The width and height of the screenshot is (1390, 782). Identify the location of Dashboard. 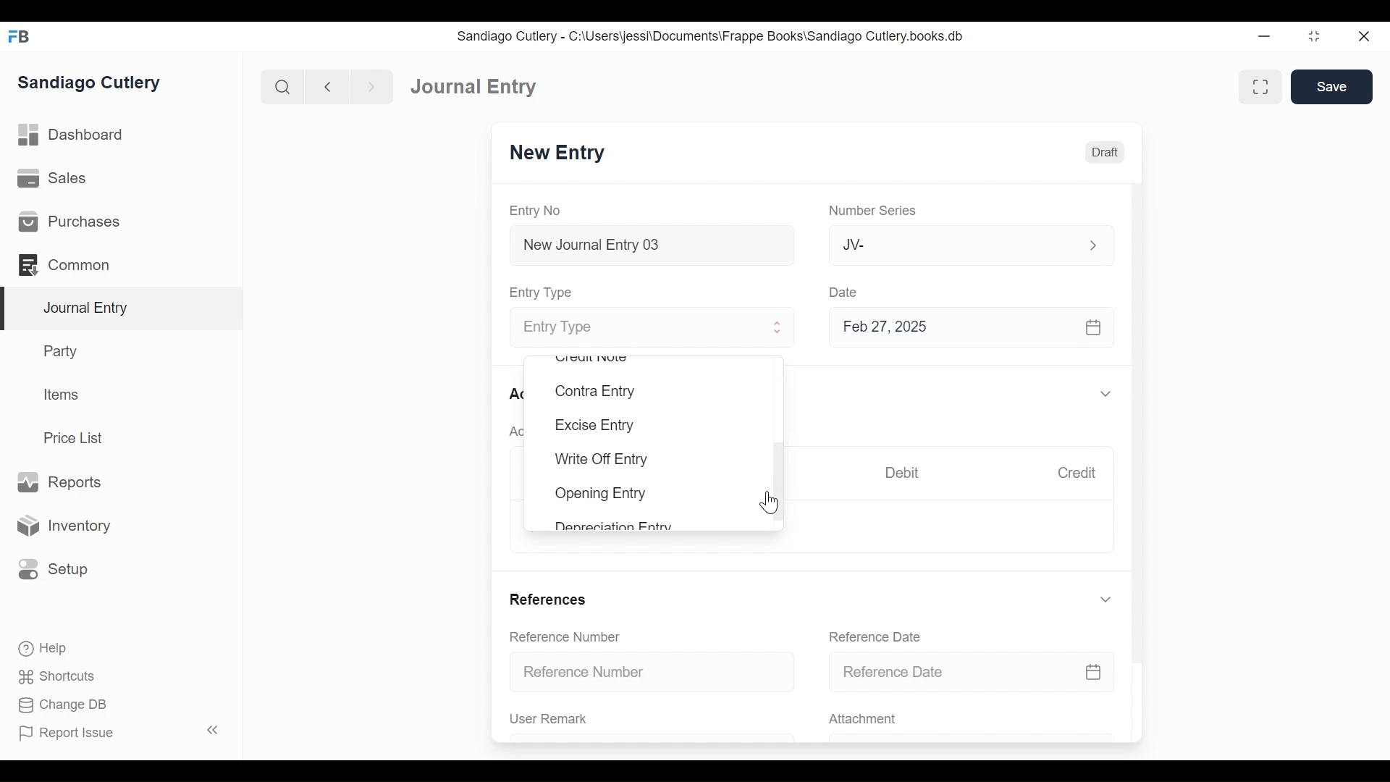
(72, 135).